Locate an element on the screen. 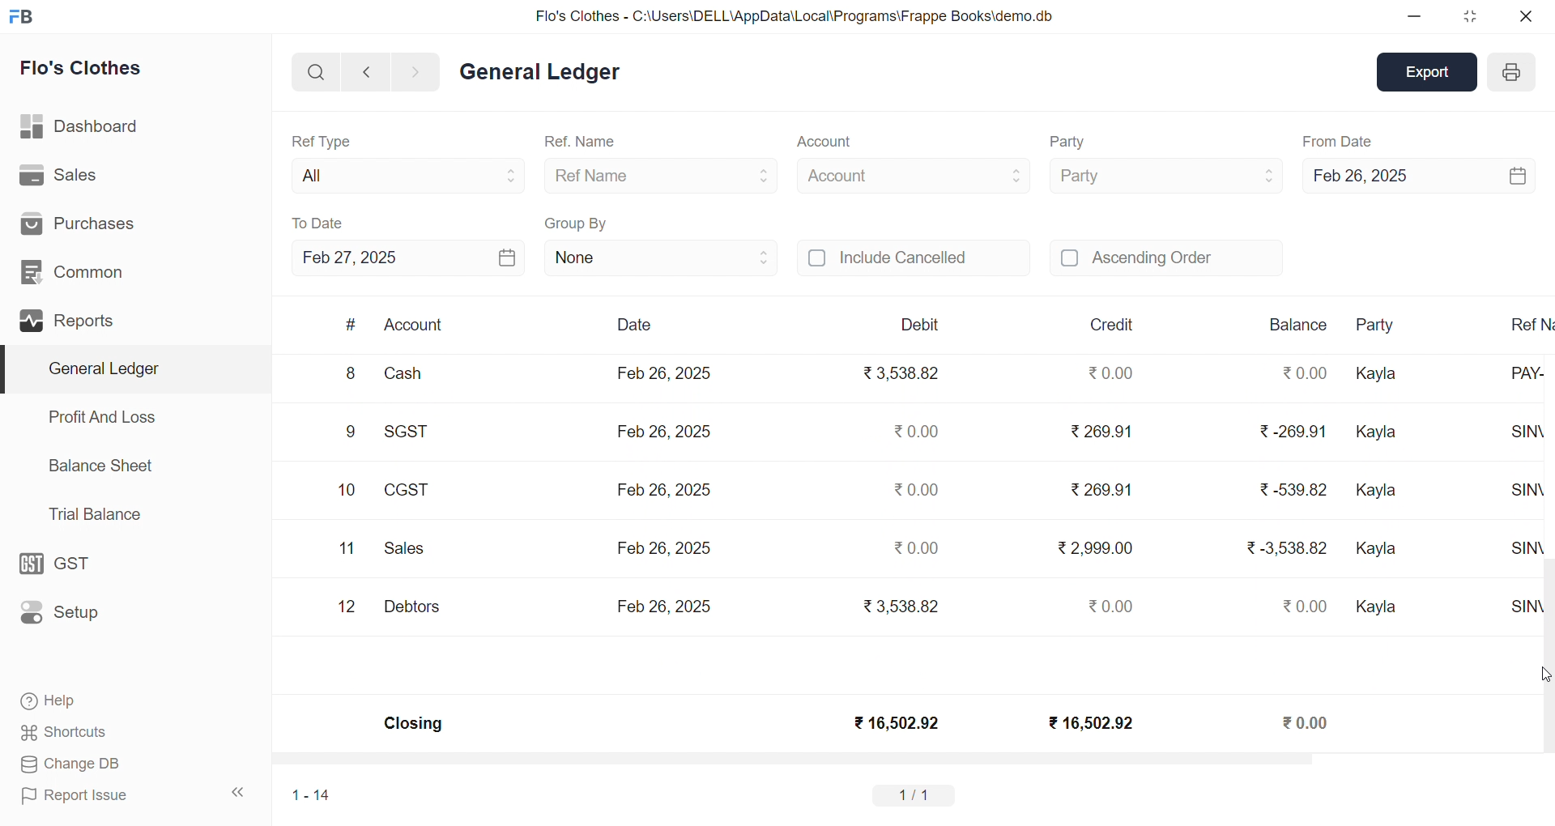 This screenshot has width=1555, height=826. Sales is located at coordinates (408, 551).